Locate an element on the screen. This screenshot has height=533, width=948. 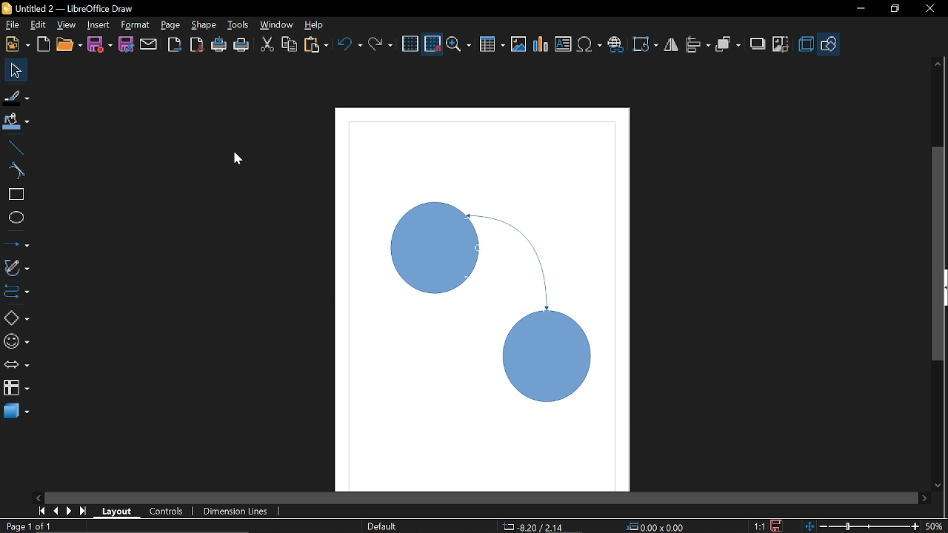
Rotate is located at coordinates (646, 43).